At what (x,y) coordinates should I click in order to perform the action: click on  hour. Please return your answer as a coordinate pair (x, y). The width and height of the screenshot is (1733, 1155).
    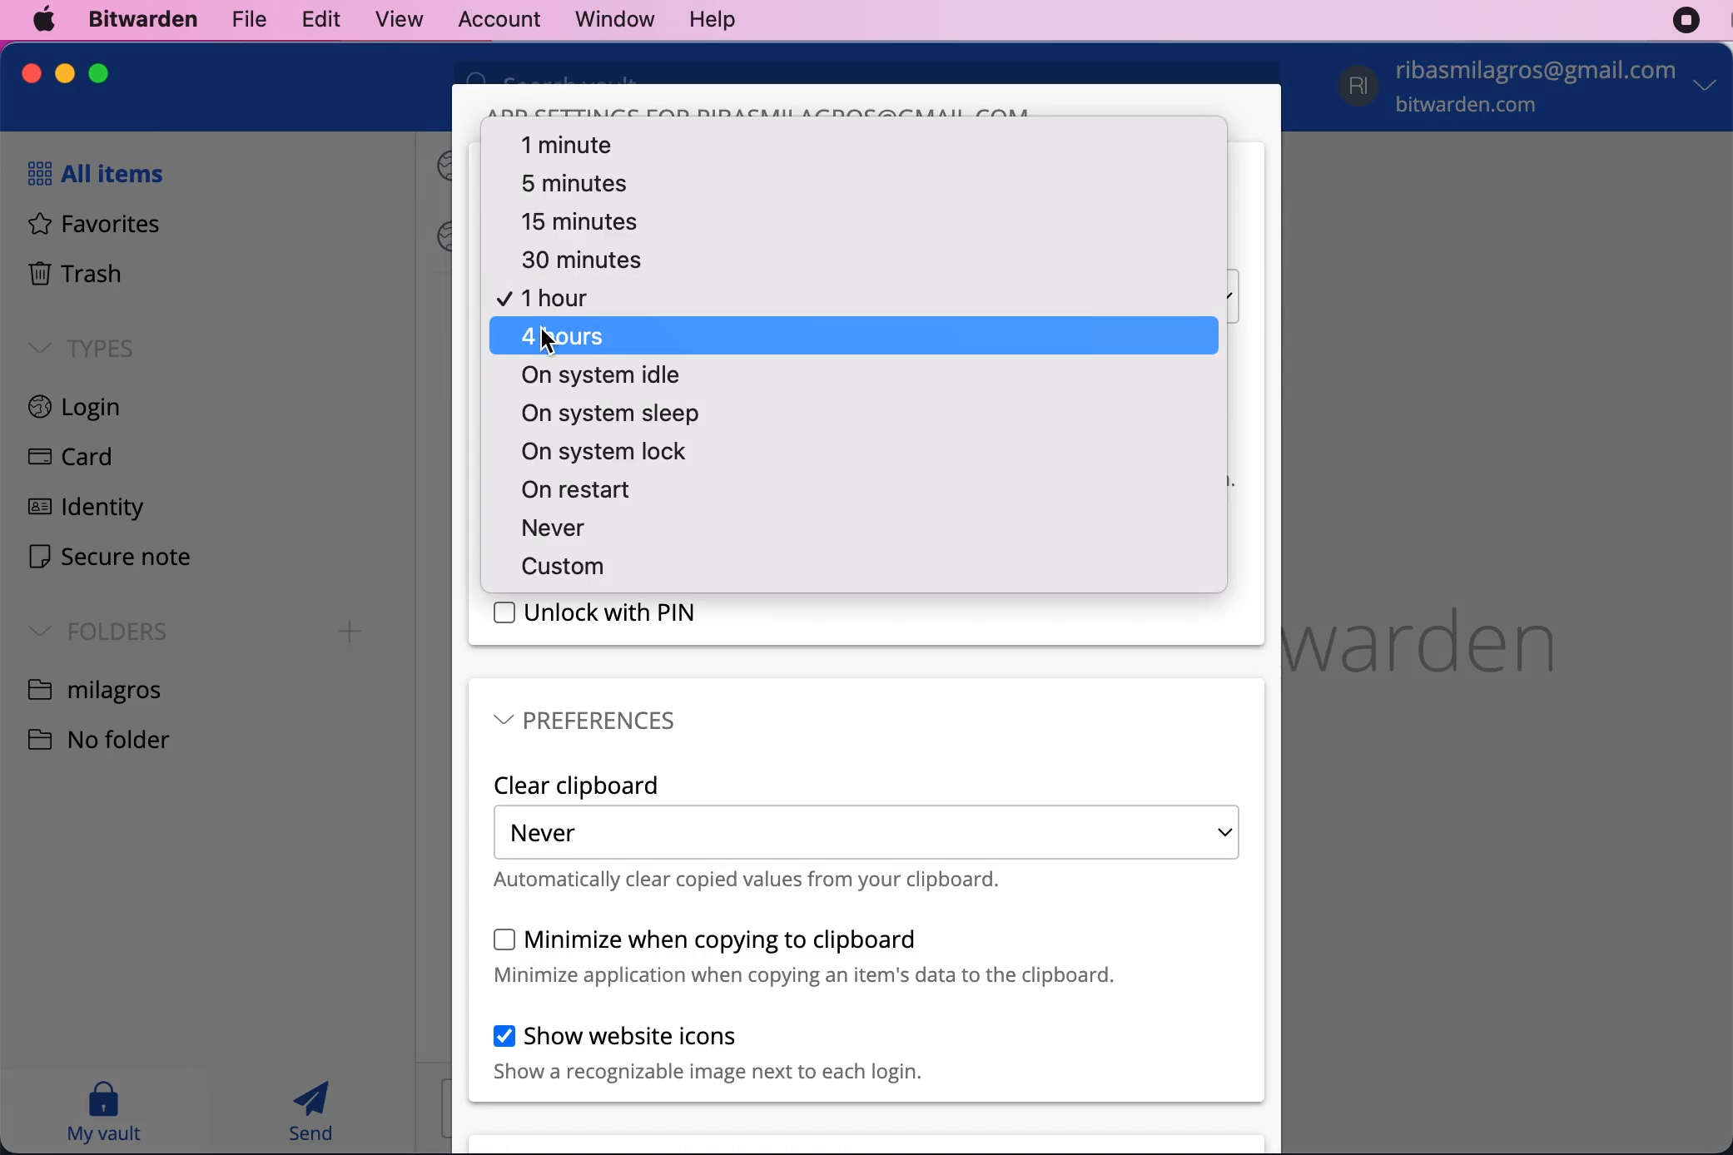
    Looking at the image, I should click on (554, 296).